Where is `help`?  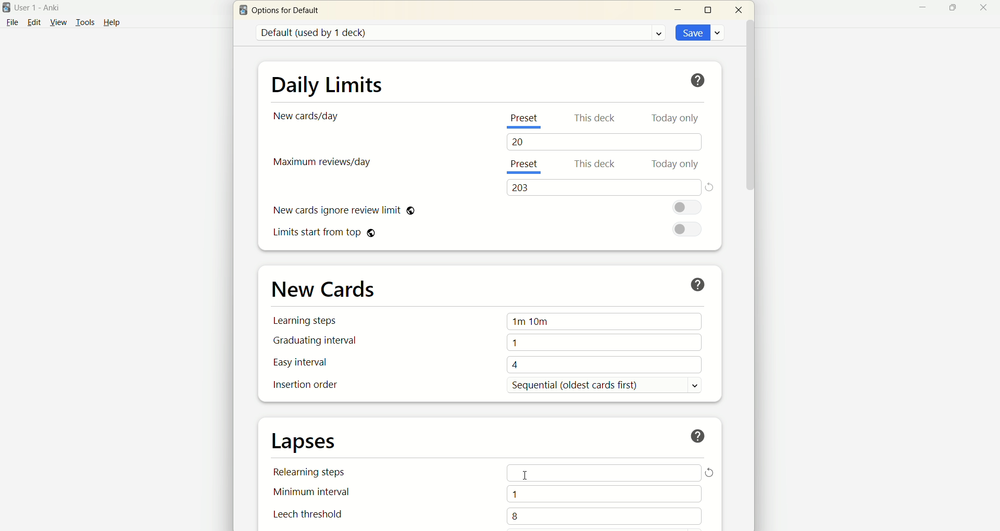 help is located at coordinates (699, 436).